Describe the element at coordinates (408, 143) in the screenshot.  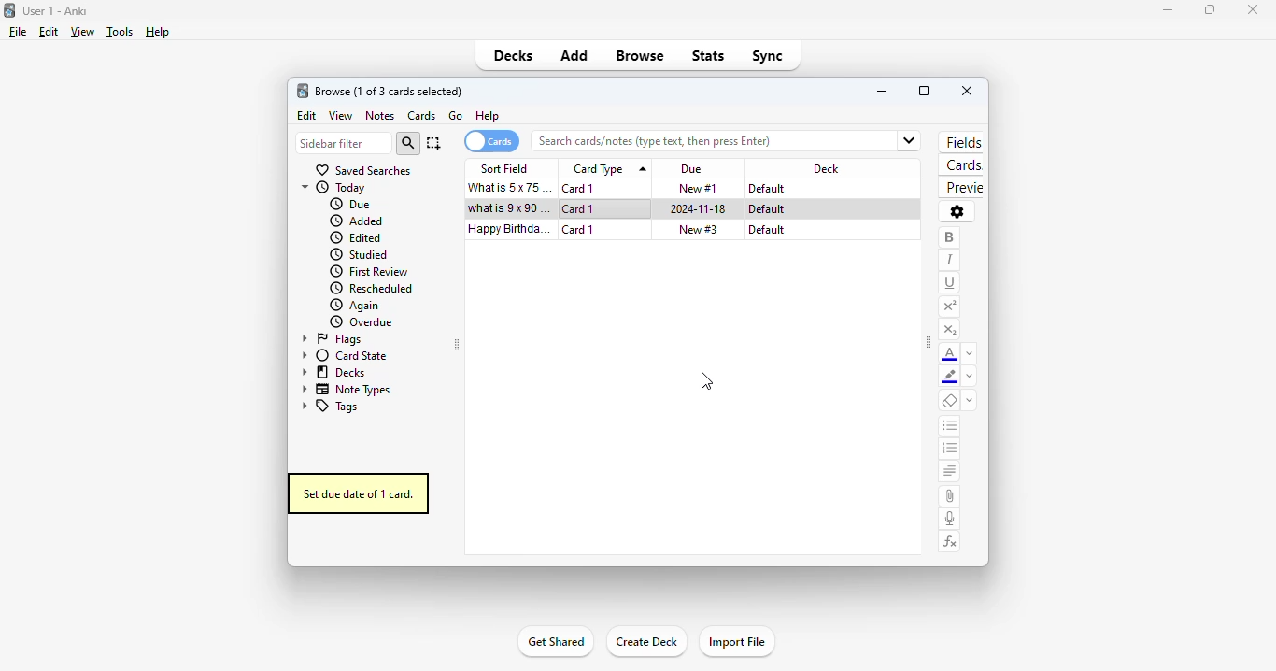
I see `search` at that location.